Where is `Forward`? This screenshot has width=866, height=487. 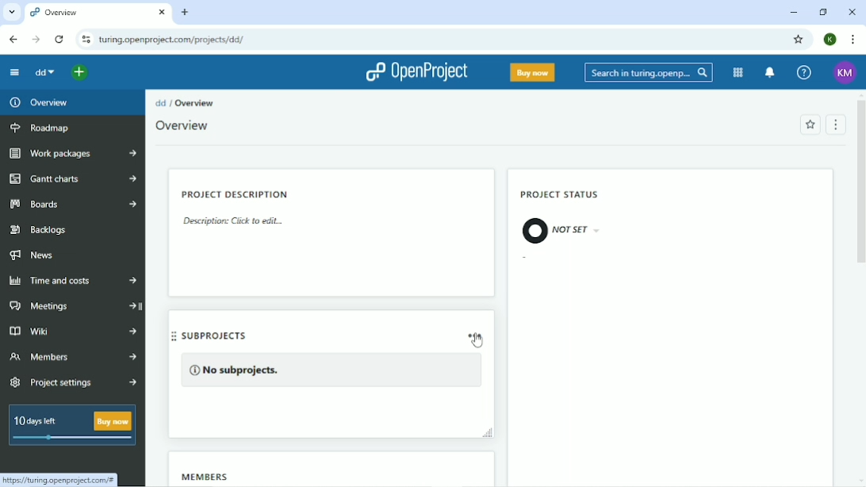 Forward is located at coordinates (35, 40).